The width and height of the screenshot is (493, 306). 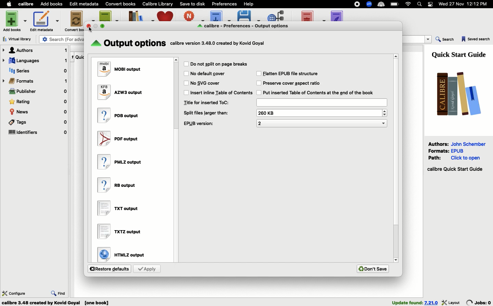 I want to click on Search, so click(x=445, y=40).